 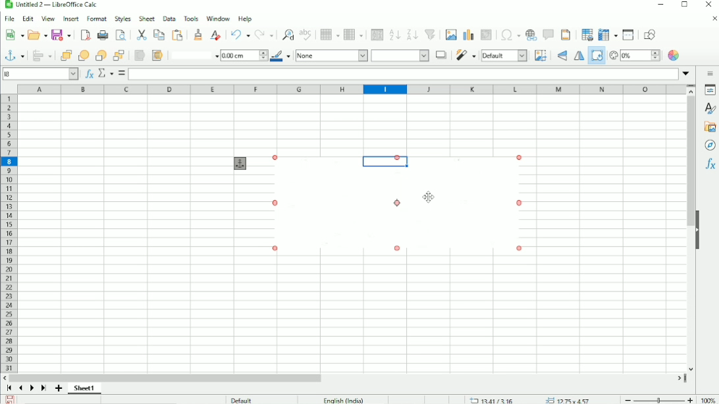 What do you see at coordinates (468, 35) in the screenshot?
I see `Insert chart` at bounding box center [468, 35].